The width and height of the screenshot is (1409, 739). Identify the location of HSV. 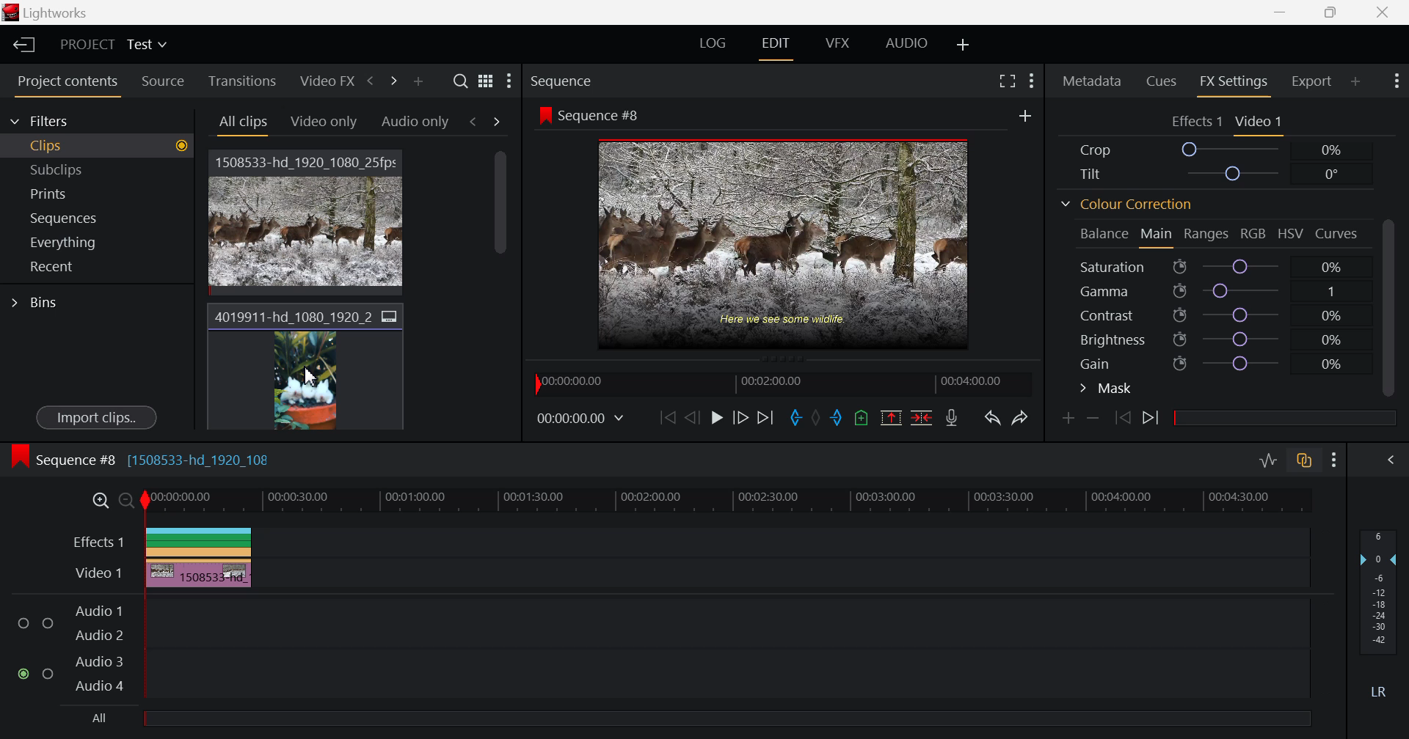
(1295, 236).